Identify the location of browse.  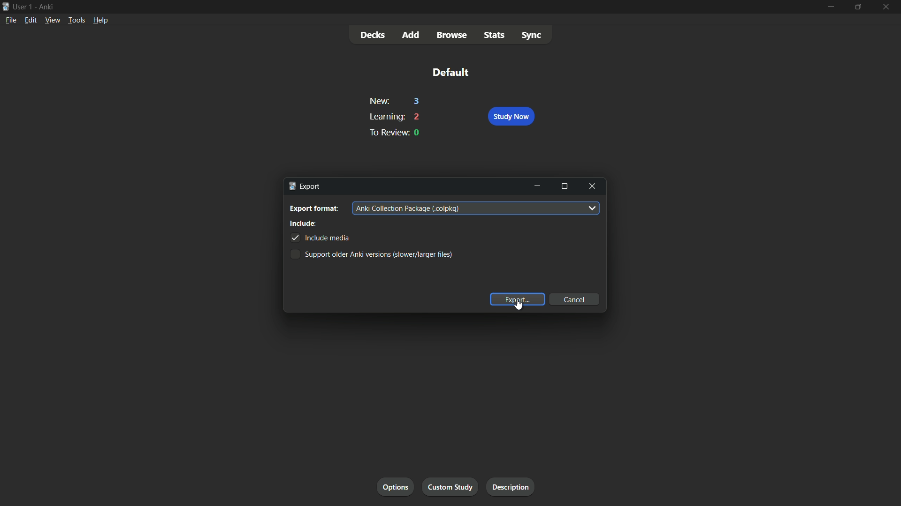
(452, 36).